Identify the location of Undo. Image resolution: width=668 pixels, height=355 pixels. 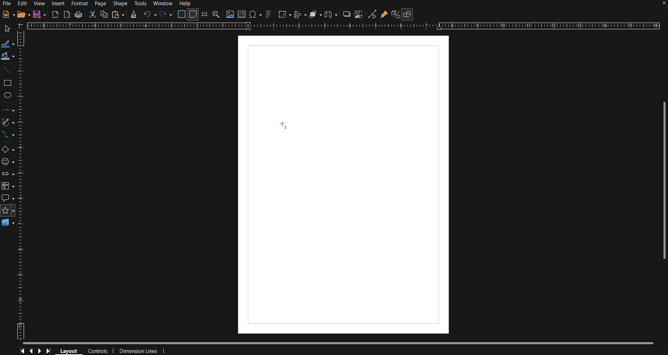
(149, 15).